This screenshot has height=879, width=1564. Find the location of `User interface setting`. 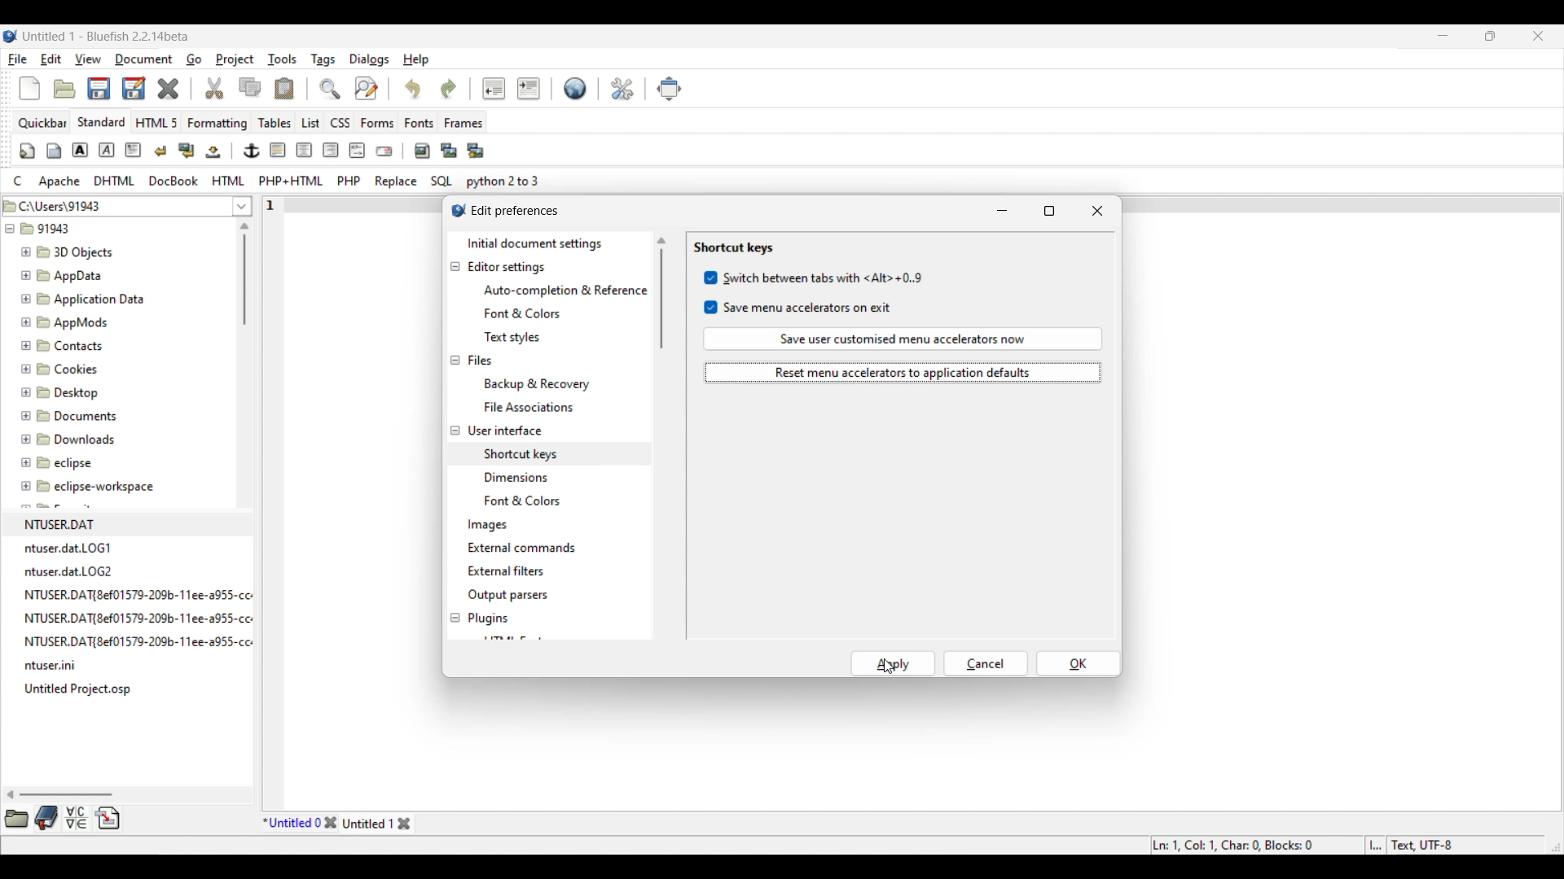

User interface setting is located at coordinates (505, 431).